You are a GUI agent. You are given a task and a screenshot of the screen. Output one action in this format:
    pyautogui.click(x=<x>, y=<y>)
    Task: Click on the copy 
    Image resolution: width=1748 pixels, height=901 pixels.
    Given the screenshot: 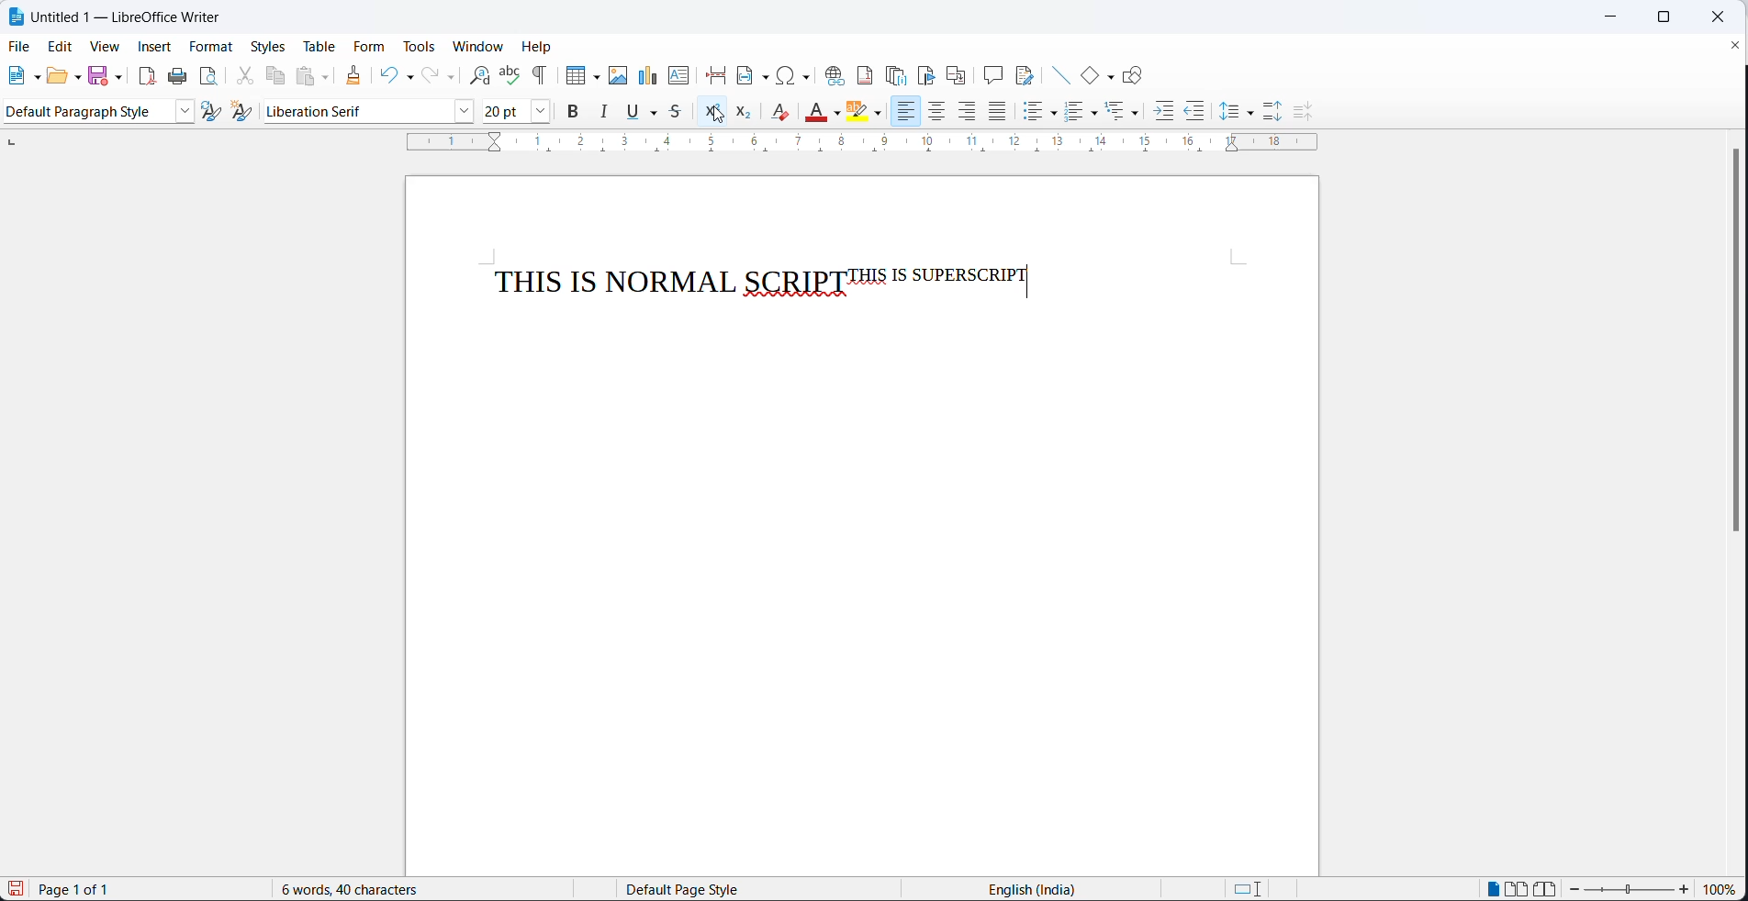 What is the action you would take?
    pyautogui.click(x=276, y=74)
    